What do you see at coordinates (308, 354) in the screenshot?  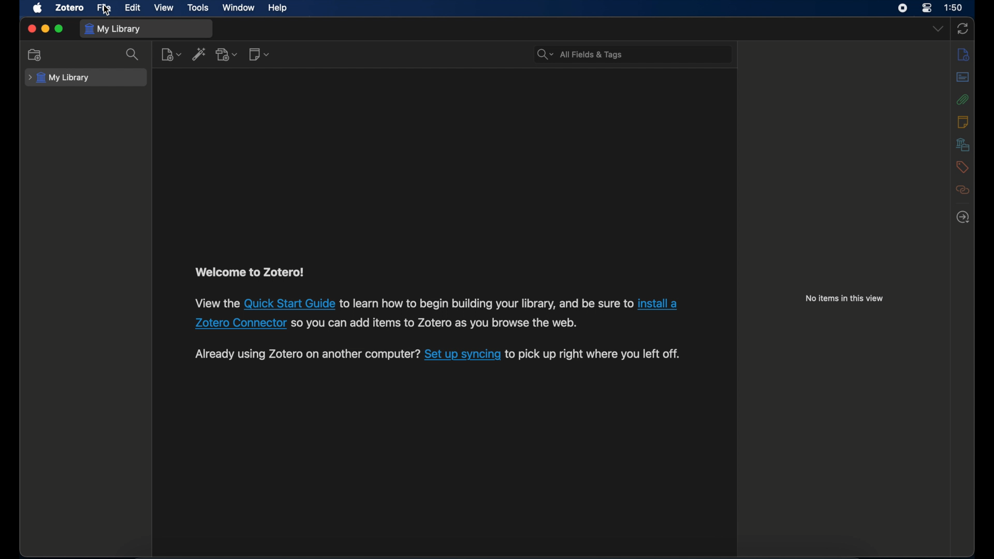 I see `Already using Zotero on another computer?` at bounding box center [308, 354].